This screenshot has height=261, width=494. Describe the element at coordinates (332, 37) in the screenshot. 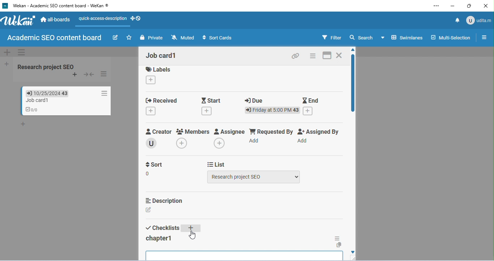

I see `filter` at that location.